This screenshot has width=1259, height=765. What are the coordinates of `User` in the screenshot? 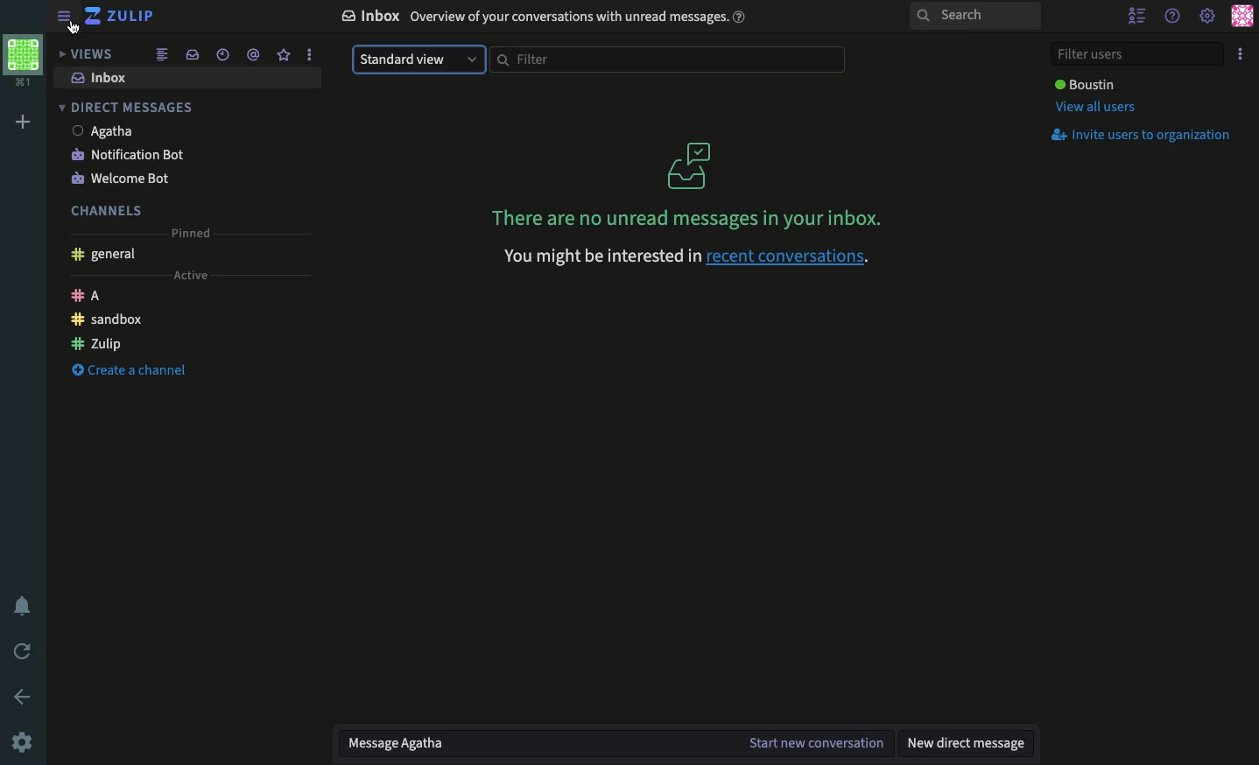 It's located at (102, 132).